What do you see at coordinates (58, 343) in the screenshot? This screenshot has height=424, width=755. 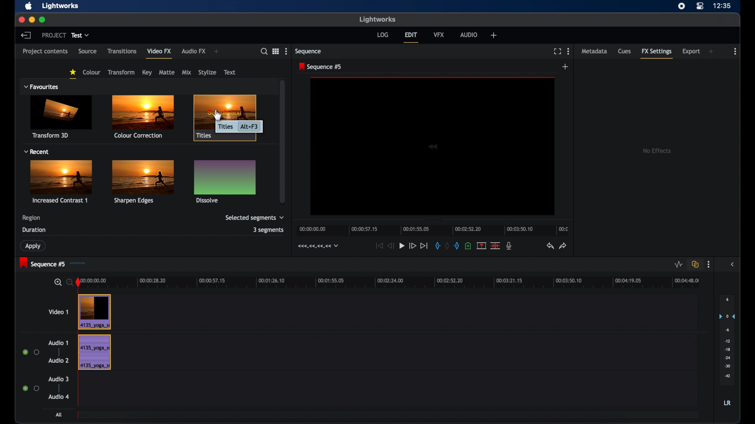 I see `audio 1` at bounding box center [58, 343].